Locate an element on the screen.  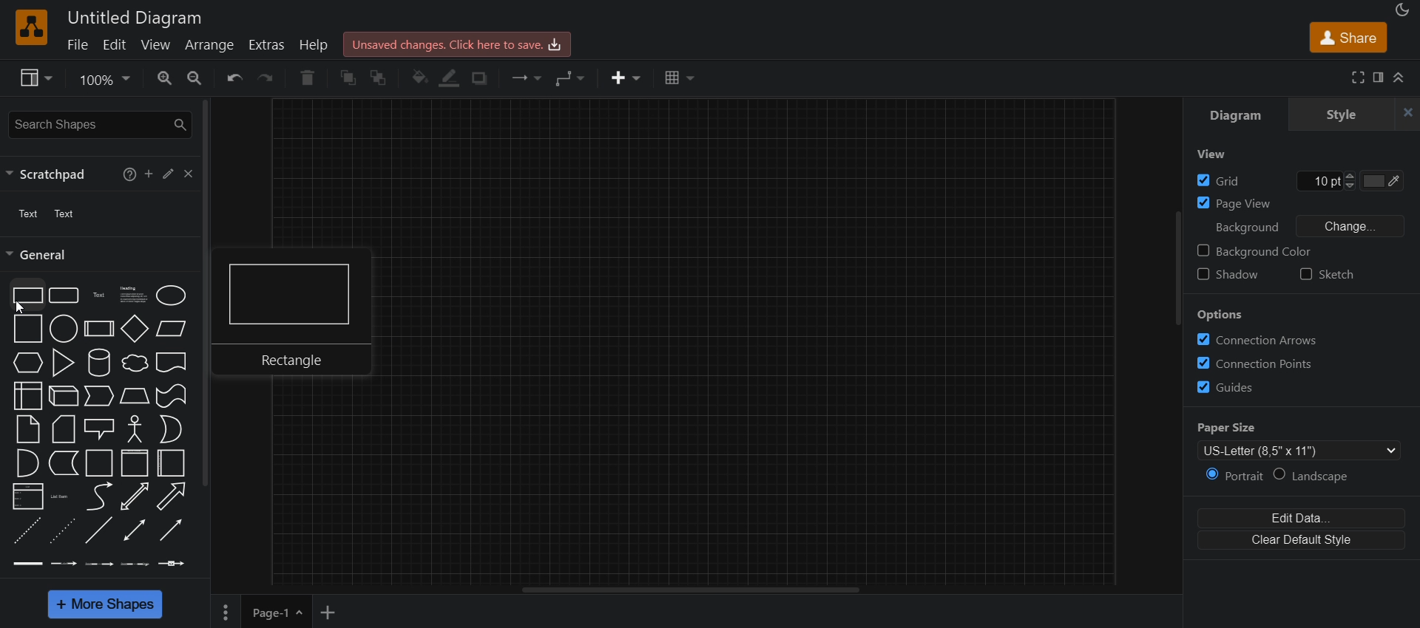
arrange is located at coordinates (209, 46).